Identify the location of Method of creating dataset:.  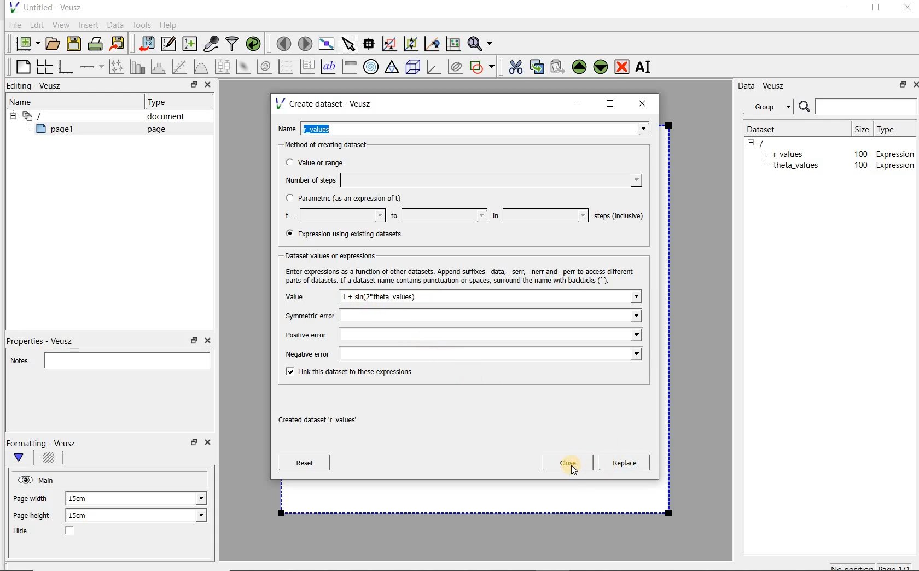
(334, 145).